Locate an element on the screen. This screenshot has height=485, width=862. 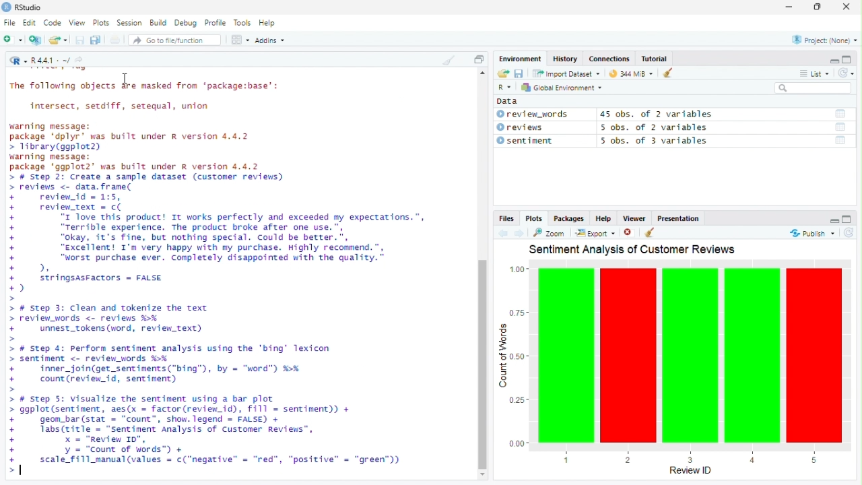
Open is located at coordinates (57, 40).